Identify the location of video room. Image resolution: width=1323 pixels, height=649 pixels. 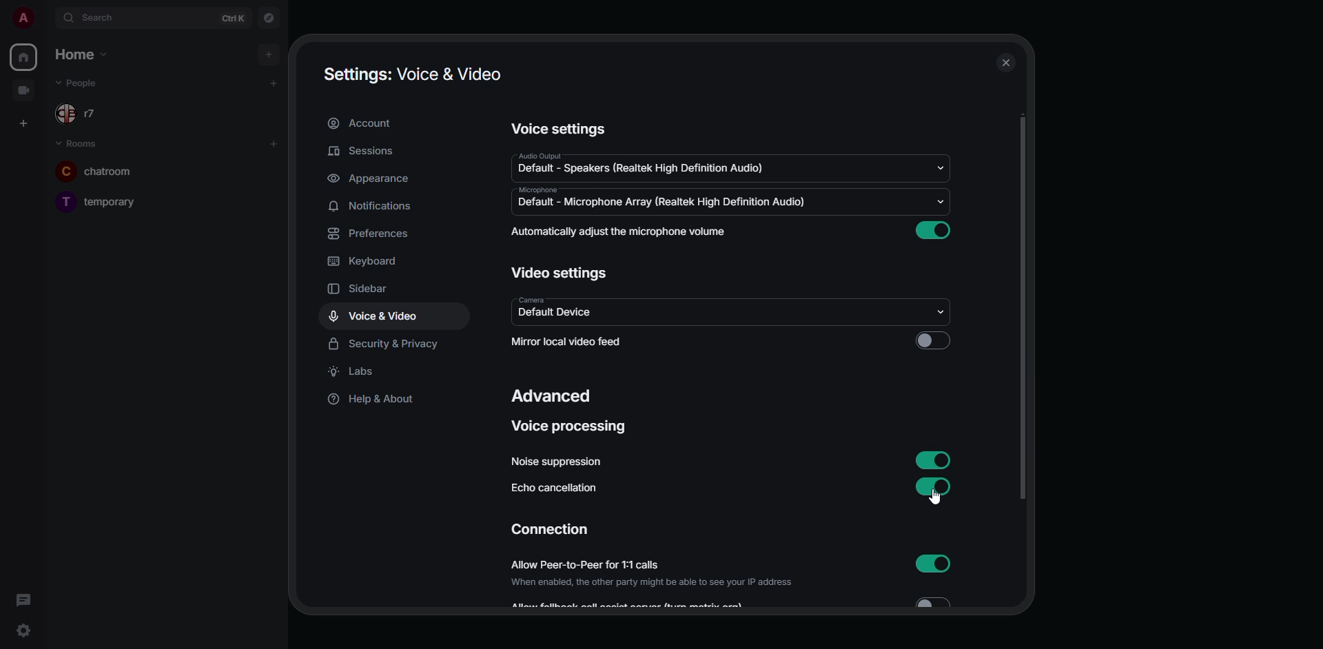
(25, 90).